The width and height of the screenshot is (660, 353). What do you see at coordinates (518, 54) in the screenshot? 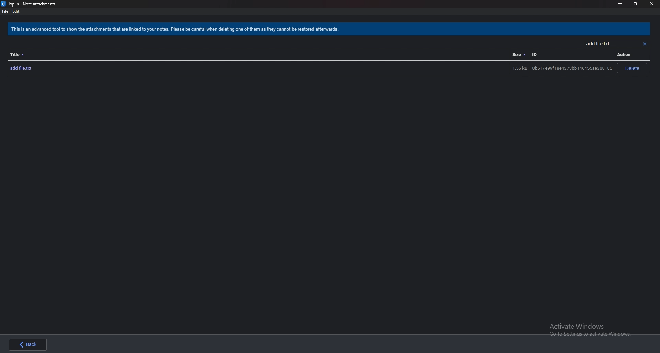
I see `Size` at bounding box center [518, 54].